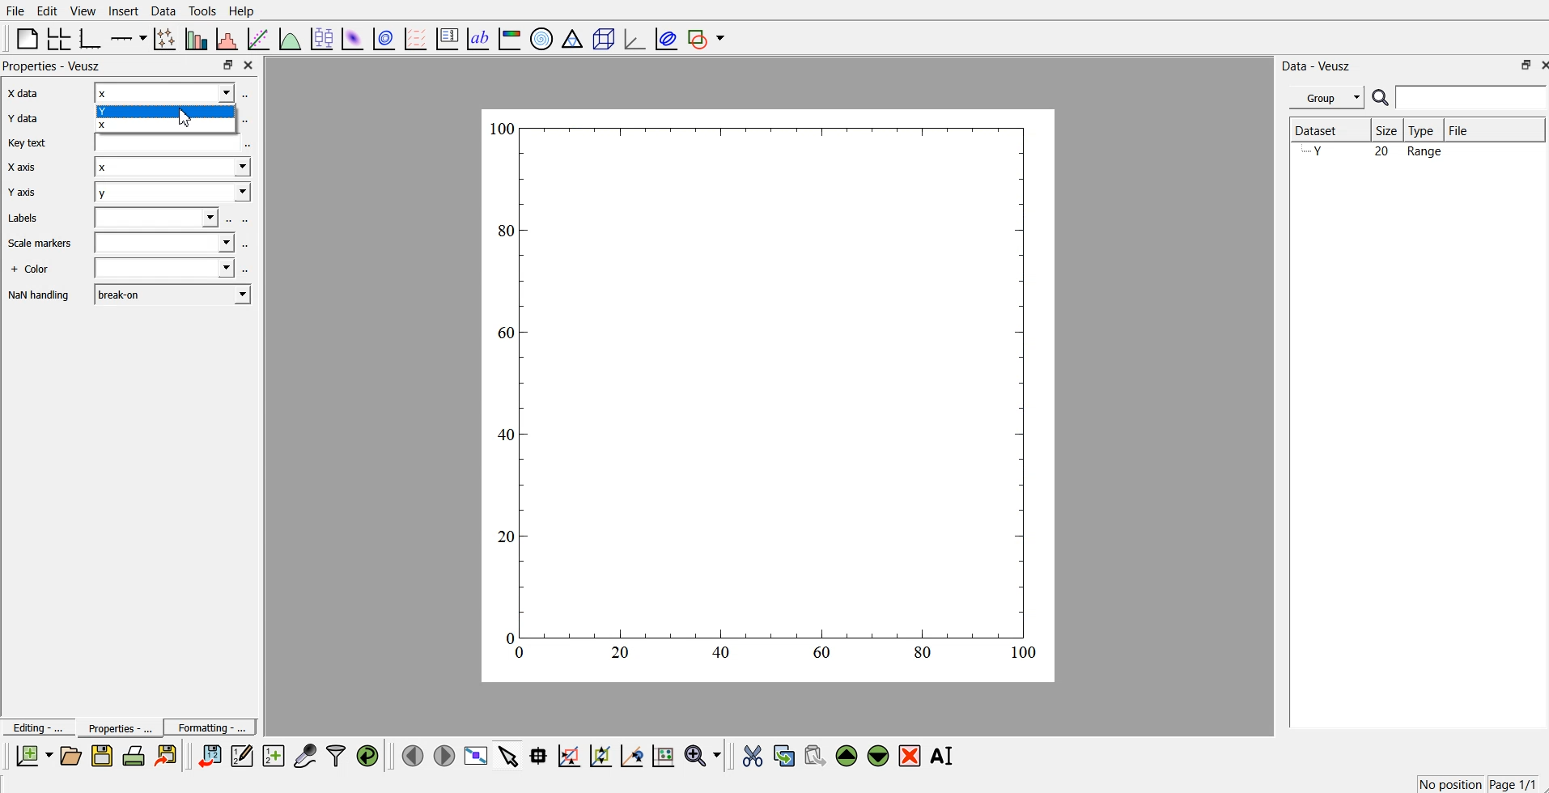  I want to click on field, so click(159, 218).